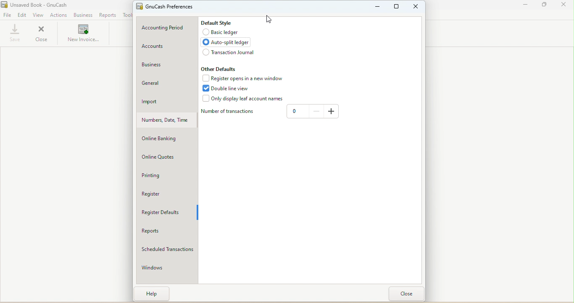  Describe the element at coordinates (169, 46) in the screenshot. I see `Accounts` at that location.